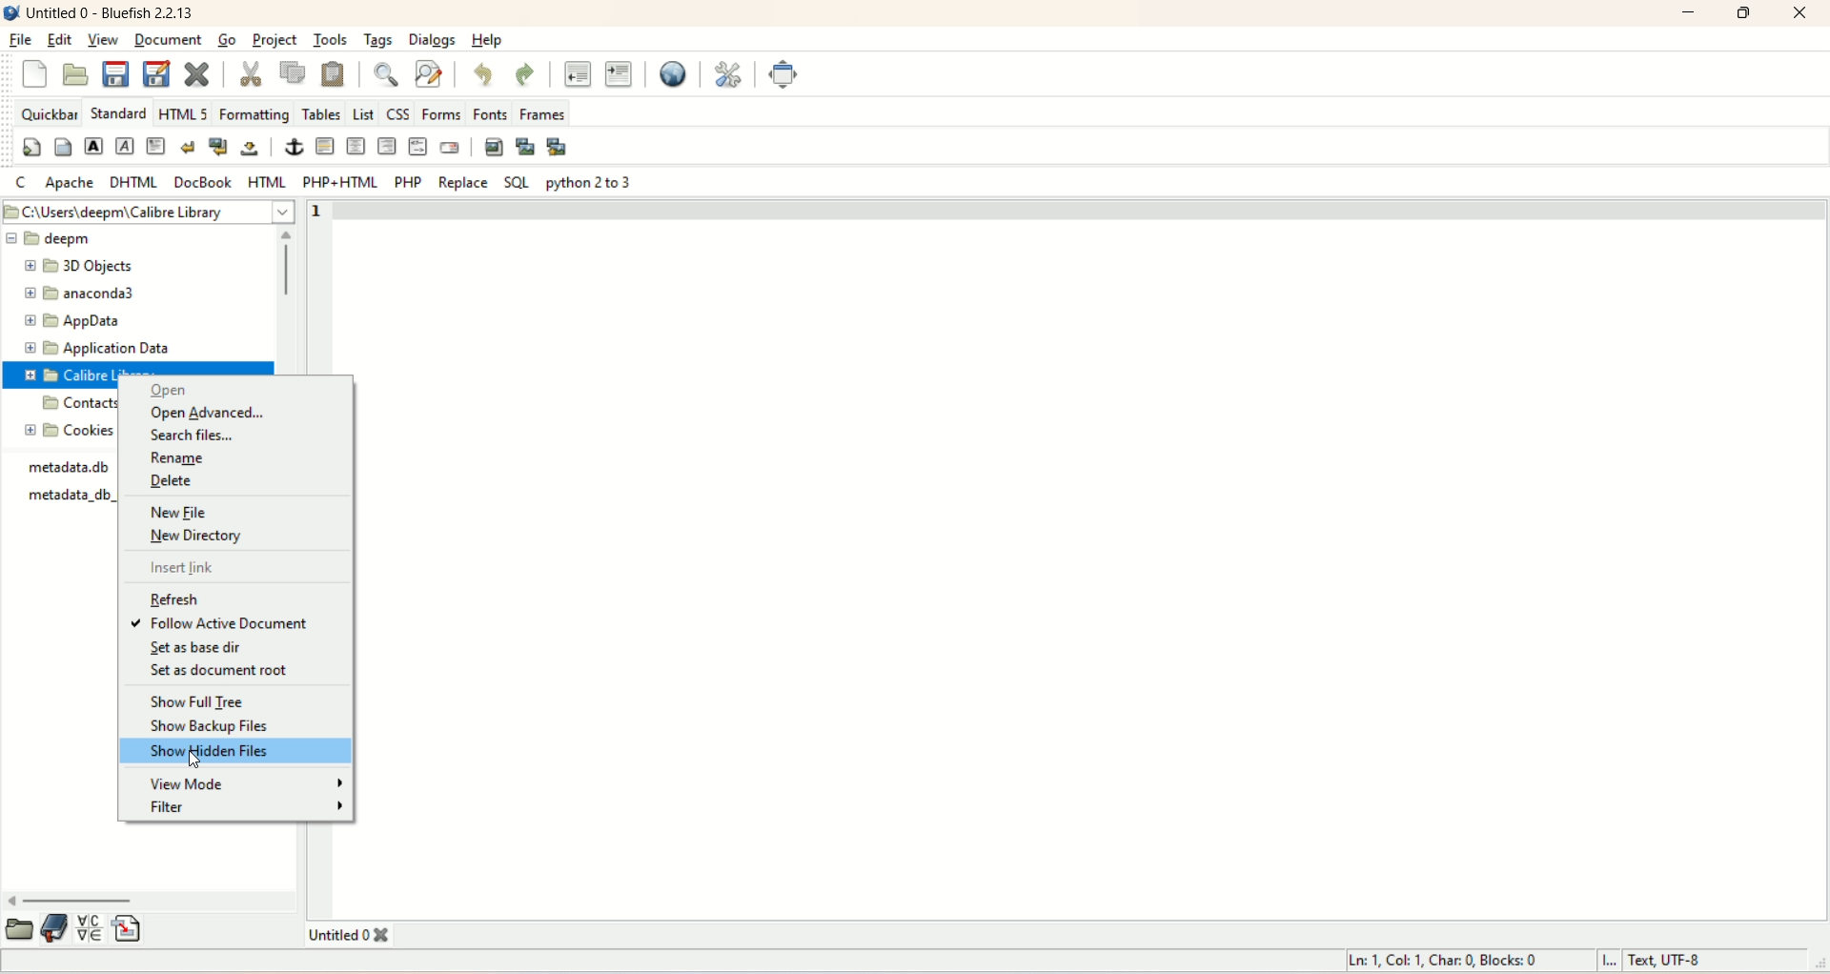 The image size is (1830, 974). I want to click on list, so click(361, 111).